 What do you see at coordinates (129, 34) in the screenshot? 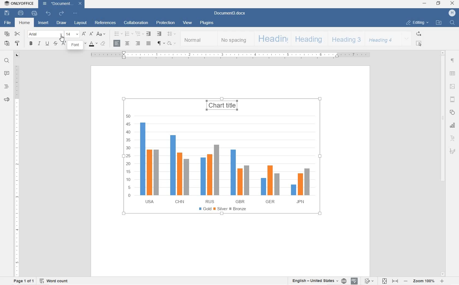
I see `NUMBERING` at bounding box center [129, 34].